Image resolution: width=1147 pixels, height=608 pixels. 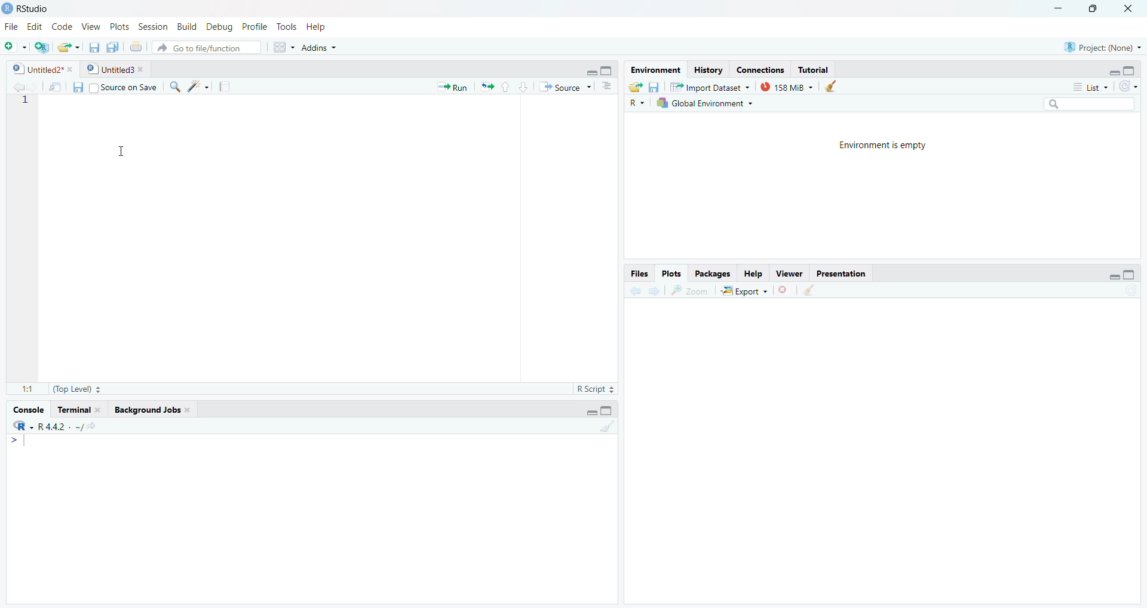 I want to click on Open project, so click(x=69, y=45).